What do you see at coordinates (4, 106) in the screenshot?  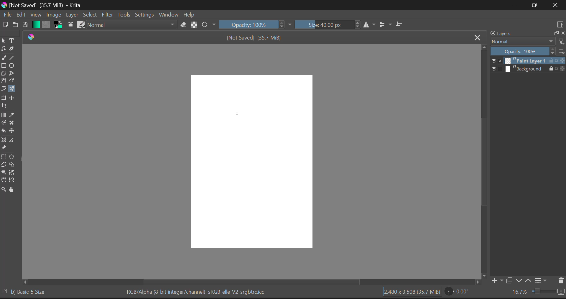 I see `Crop Layer` at bounding box center [4, 106].